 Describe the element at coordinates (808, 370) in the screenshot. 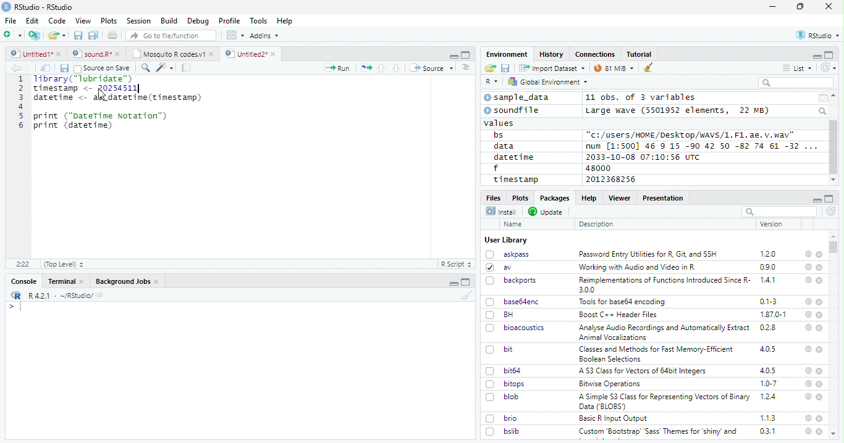

I see `help` at that location.